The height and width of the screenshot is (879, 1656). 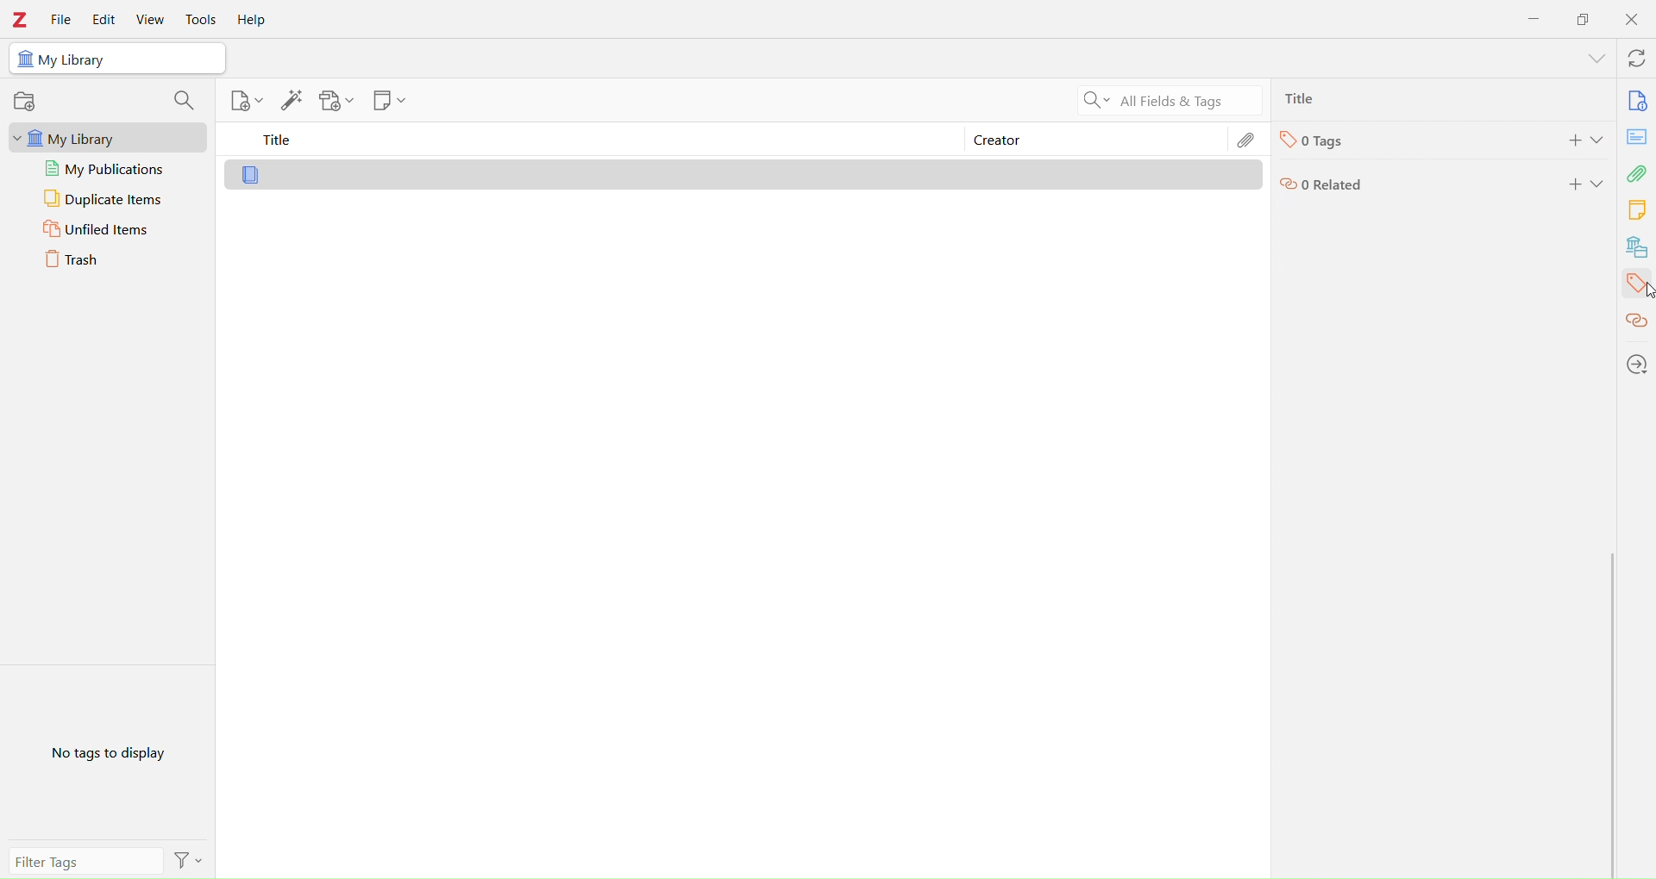 I want to click on Close, so click(x=1633, y=19).